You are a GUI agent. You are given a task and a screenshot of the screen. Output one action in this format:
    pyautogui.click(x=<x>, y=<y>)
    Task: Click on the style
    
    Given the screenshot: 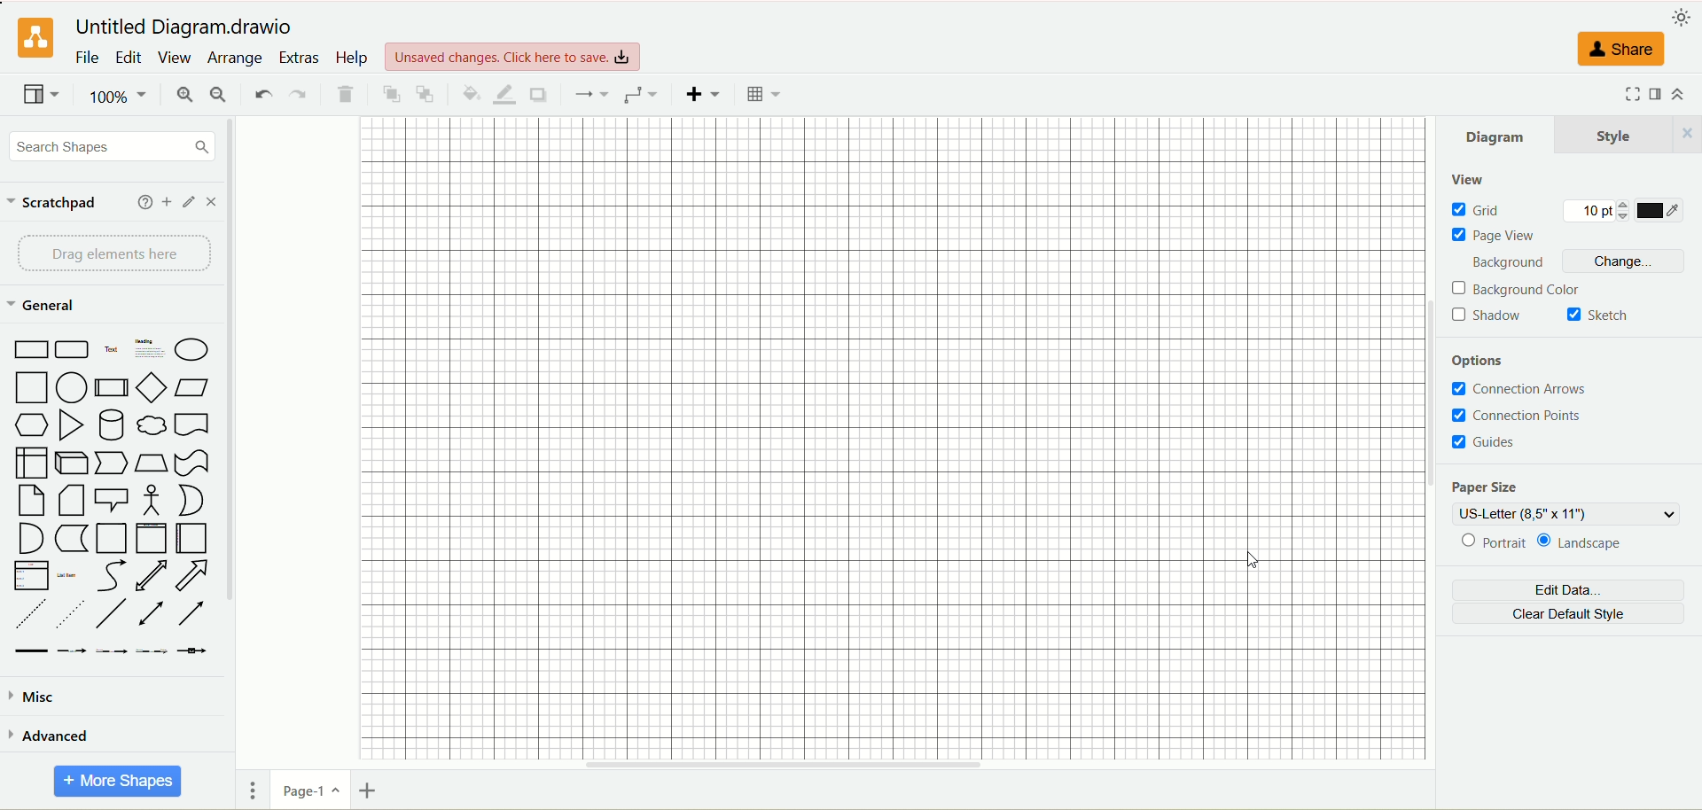 What is the action you would take?
    pyautogui.click(x=1628, y=135)
    